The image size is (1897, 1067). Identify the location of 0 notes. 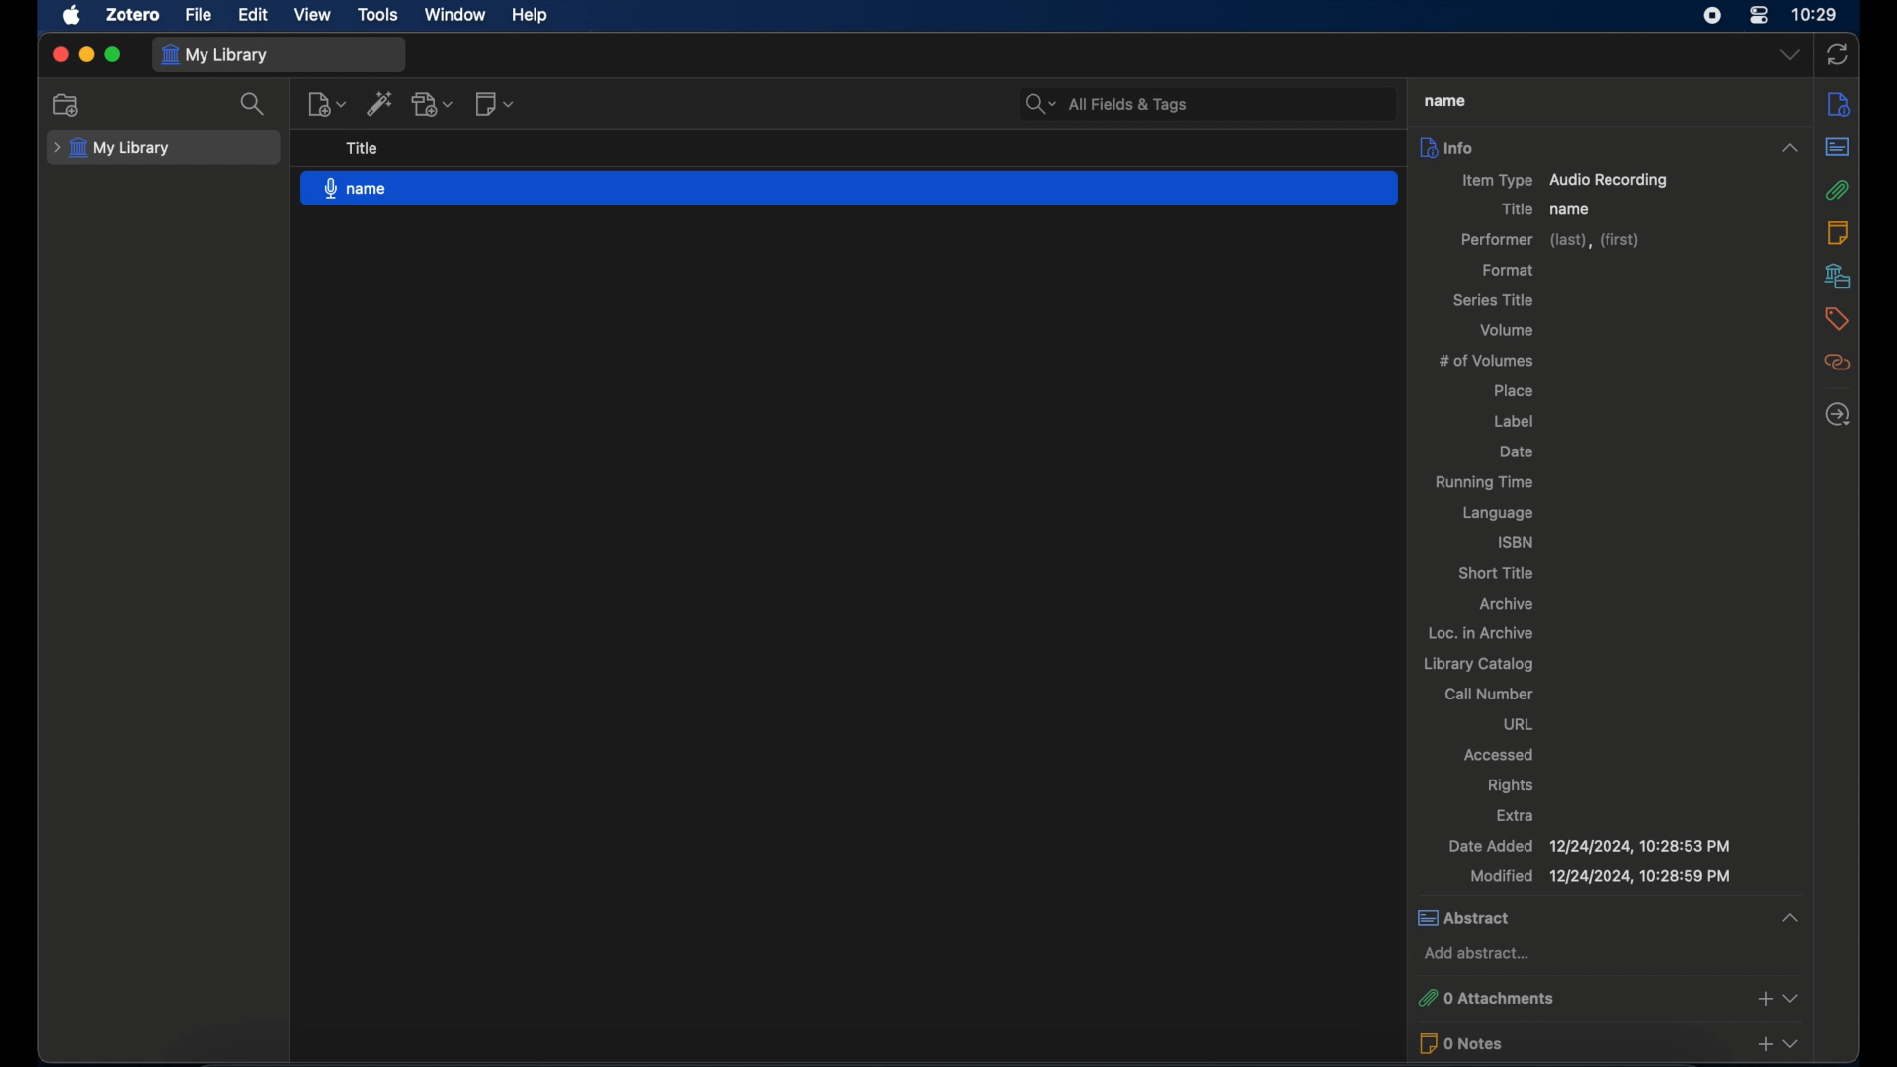
(1612, 1043).